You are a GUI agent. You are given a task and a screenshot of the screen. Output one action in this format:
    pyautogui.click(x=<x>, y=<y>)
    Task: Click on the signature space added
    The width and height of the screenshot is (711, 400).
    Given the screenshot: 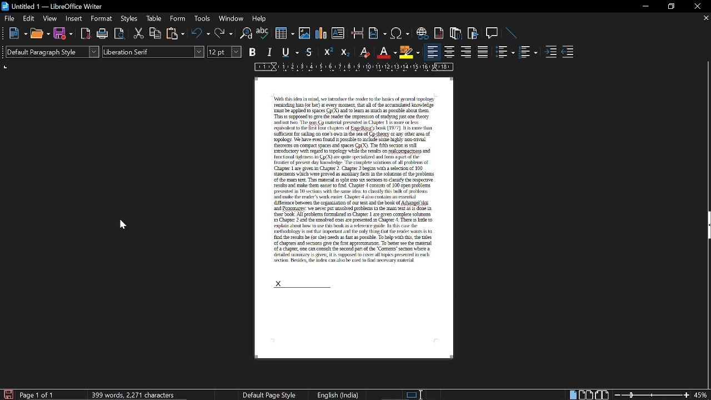 What is the action you would take?
    pyautogui.click(x=299, y=284)
    